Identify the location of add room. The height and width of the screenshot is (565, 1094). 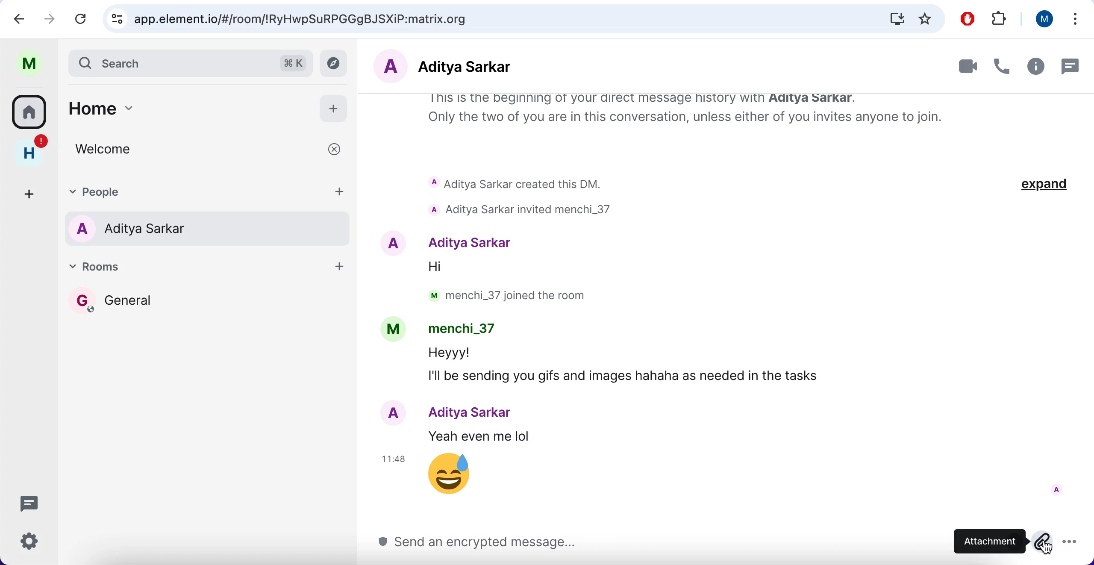
(339, 268).